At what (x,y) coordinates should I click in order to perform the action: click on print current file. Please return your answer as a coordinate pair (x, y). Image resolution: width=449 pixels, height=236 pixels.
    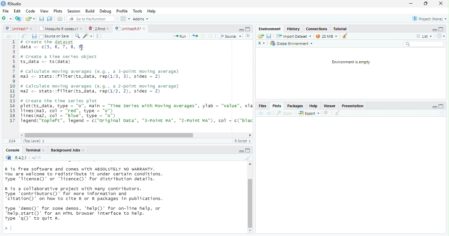
    Looking at the image, I should click on (60, 18).